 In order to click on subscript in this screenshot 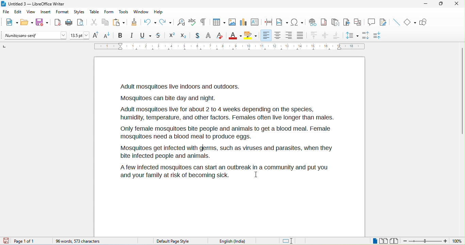, I will do `click(183, 36)`.